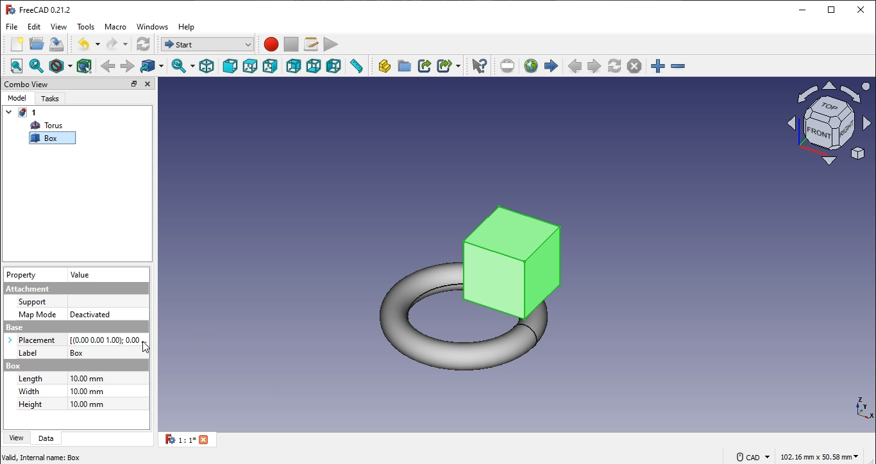 The width and height of the screenshot is (876, 464). What do you see at coordinates (143, 44) in the screenshot?
I see `workbench` at bounding box center [143, 44].